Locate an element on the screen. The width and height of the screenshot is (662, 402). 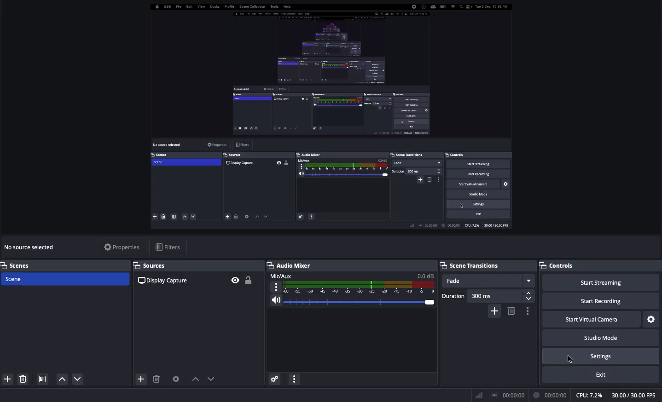
Volume is located at coordinates (352, 302).